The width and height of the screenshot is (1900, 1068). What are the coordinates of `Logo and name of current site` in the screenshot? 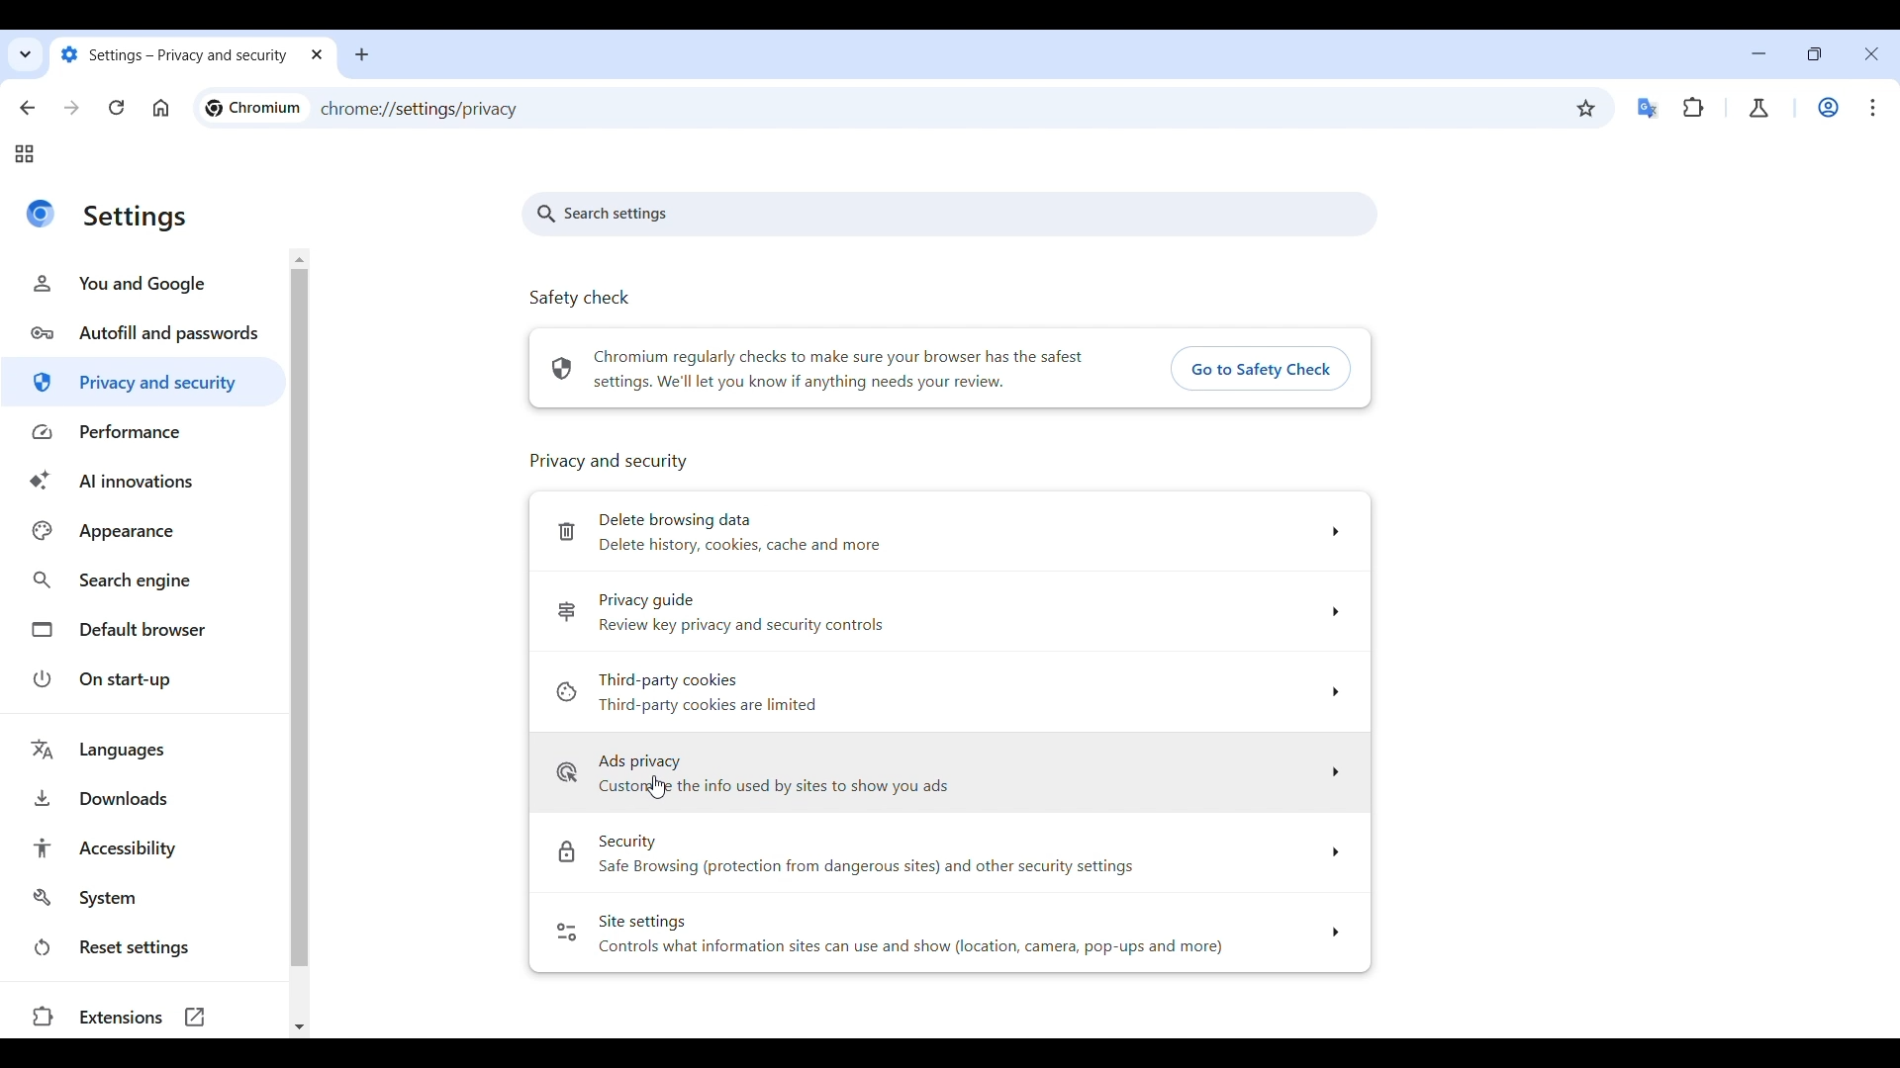 It's located at (253, 108).